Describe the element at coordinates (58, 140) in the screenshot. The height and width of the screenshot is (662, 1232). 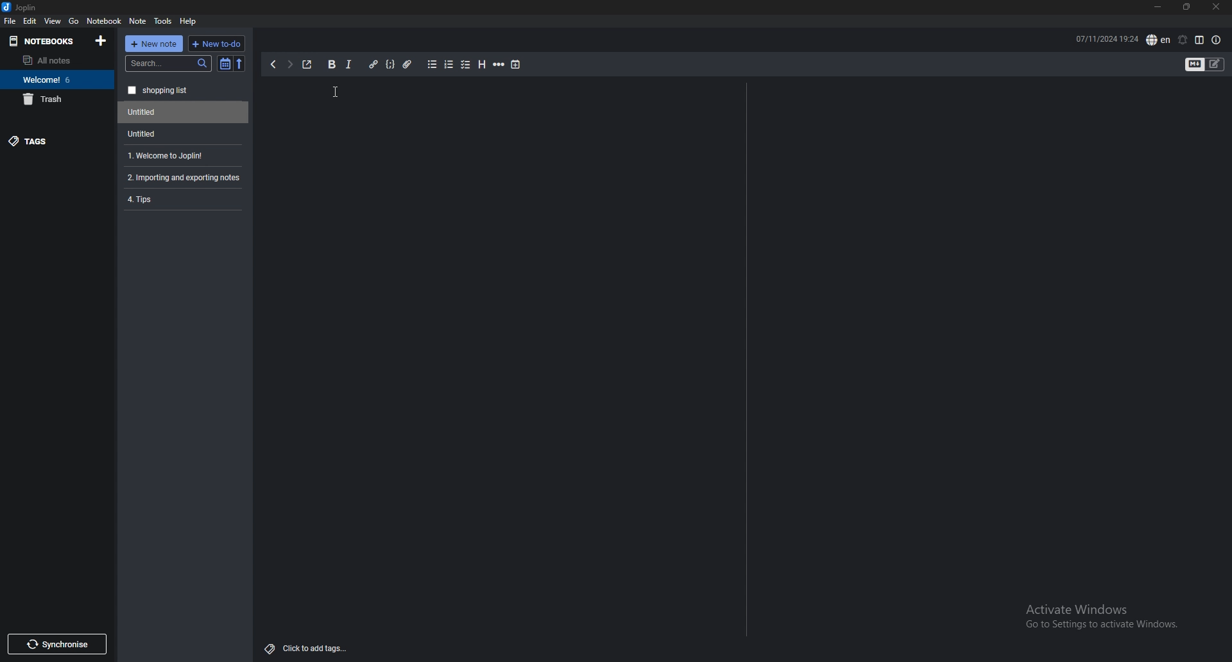
I see `tags` at that location.